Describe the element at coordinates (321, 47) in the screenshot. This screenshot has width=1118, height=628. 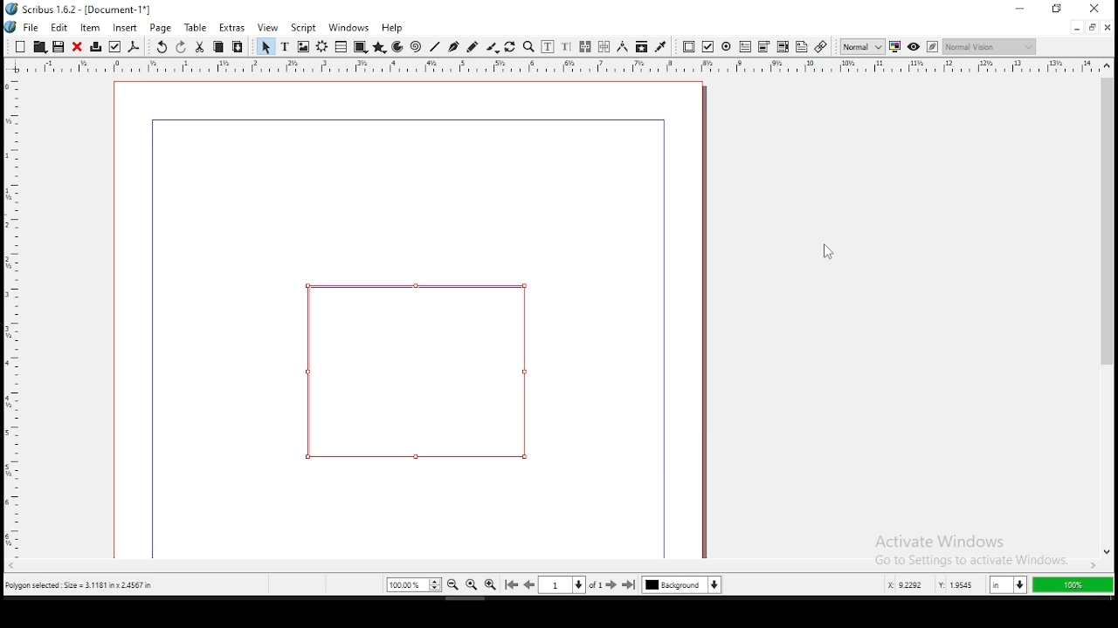
I see `render frame` at that location.